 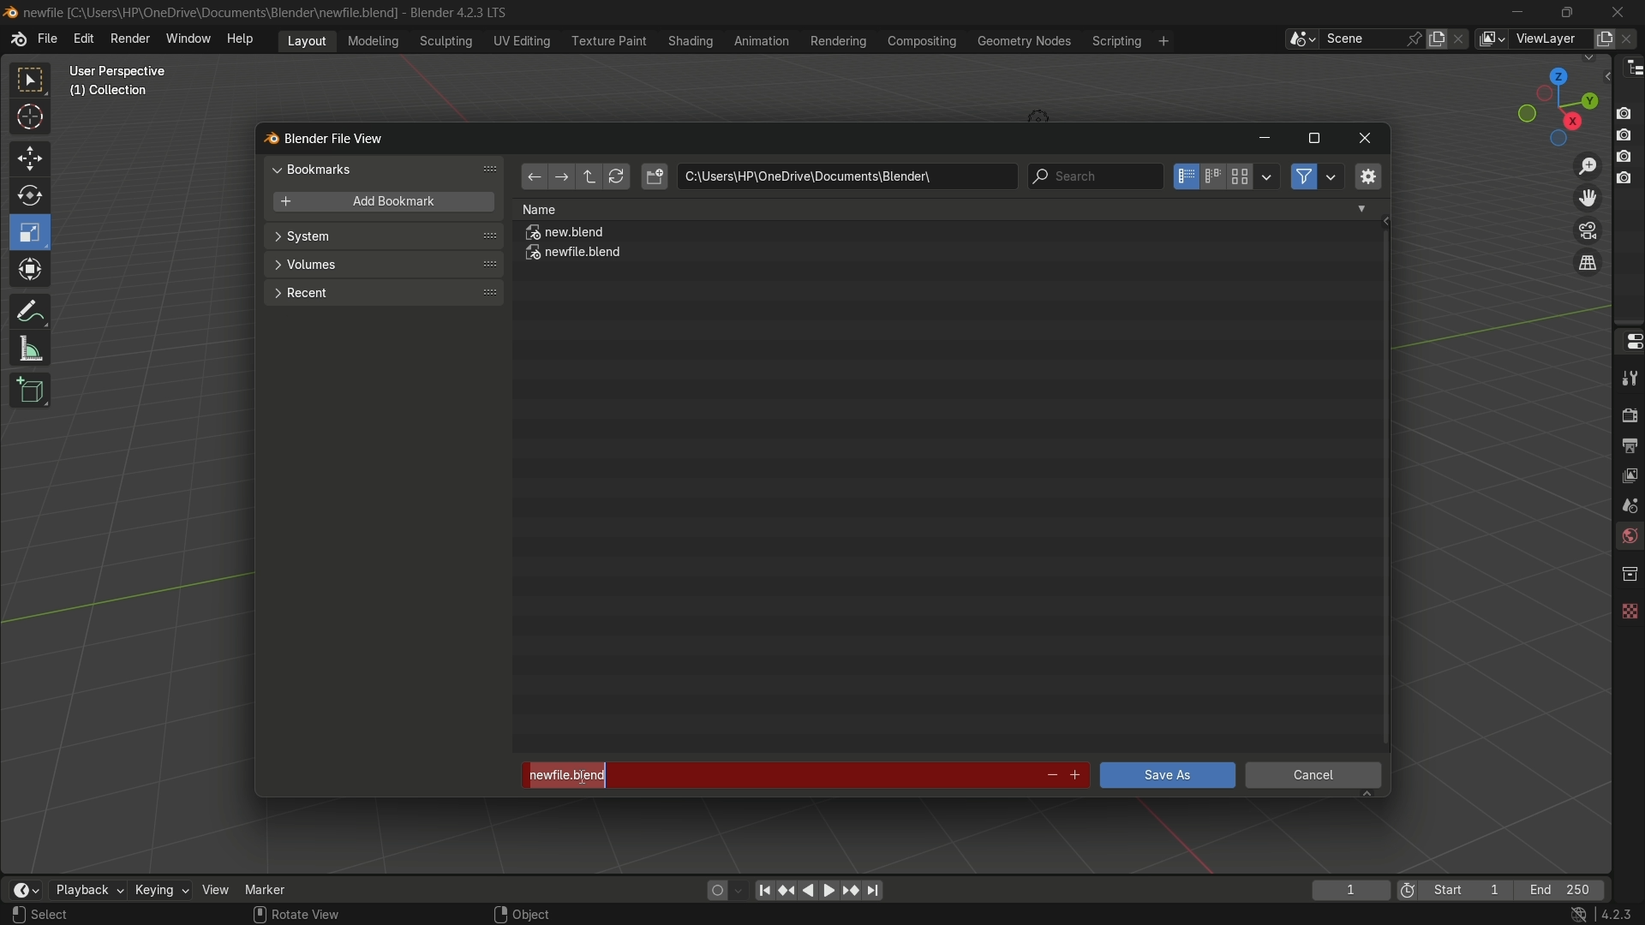 I want to click on maximize or restore, so click(x=1313, y=139).